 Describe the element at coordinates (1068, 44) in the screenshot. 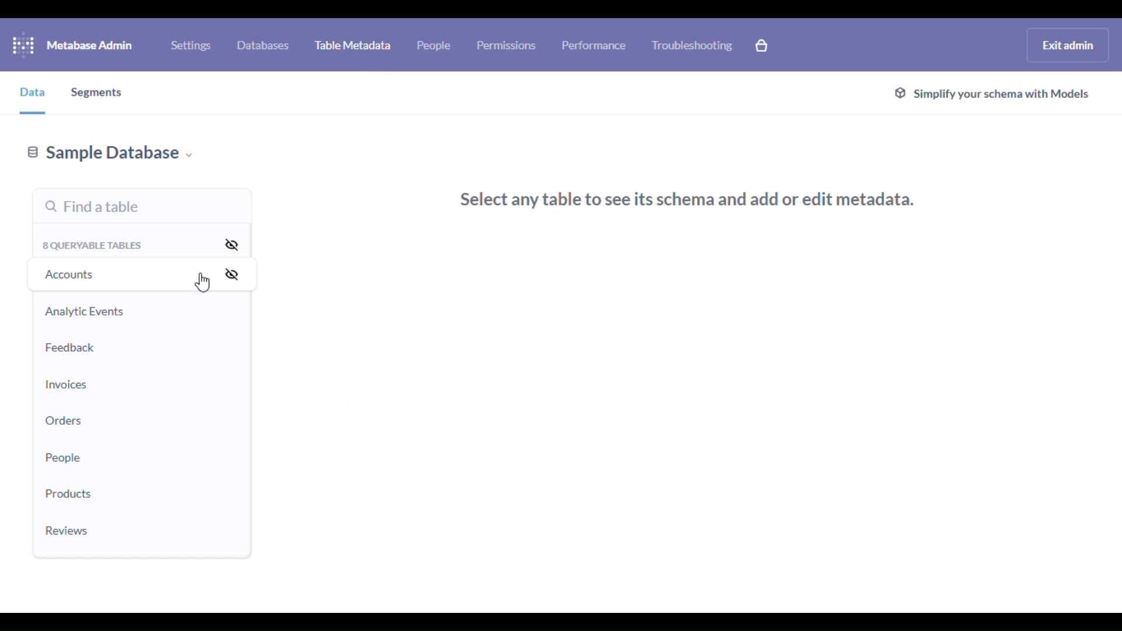

I see `exit admin` at that location.